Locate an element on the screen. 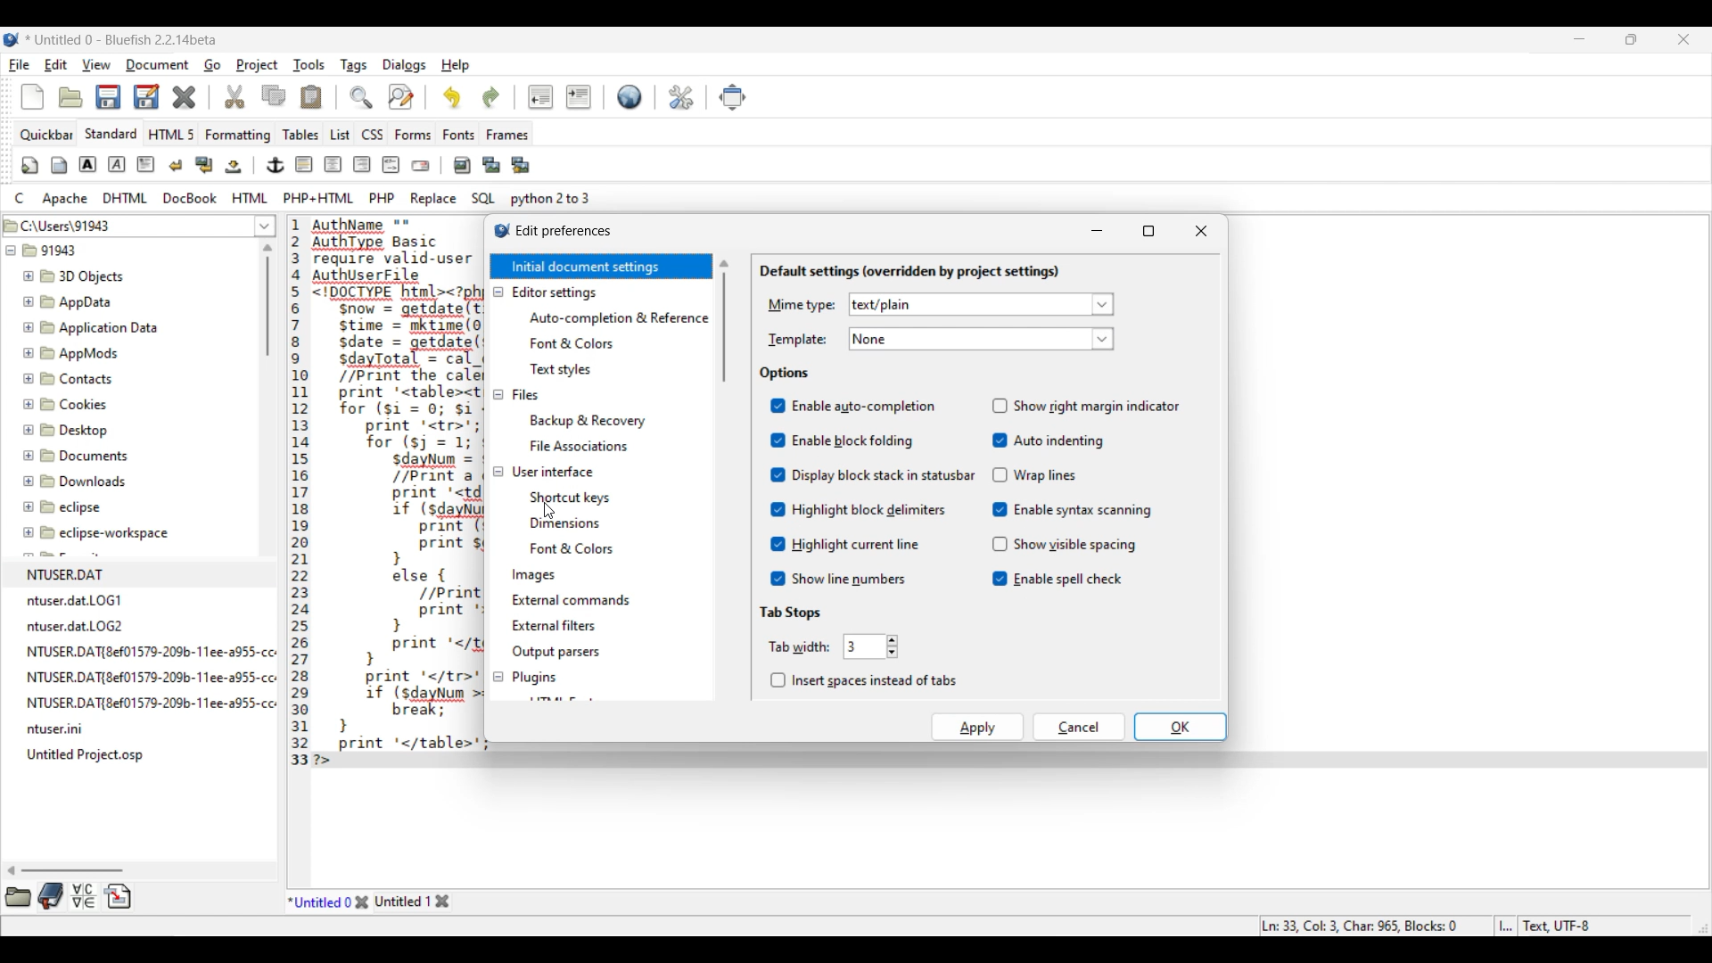 This screenshot has height=963, width=1712. Frames is located at coordinates (507, 135).